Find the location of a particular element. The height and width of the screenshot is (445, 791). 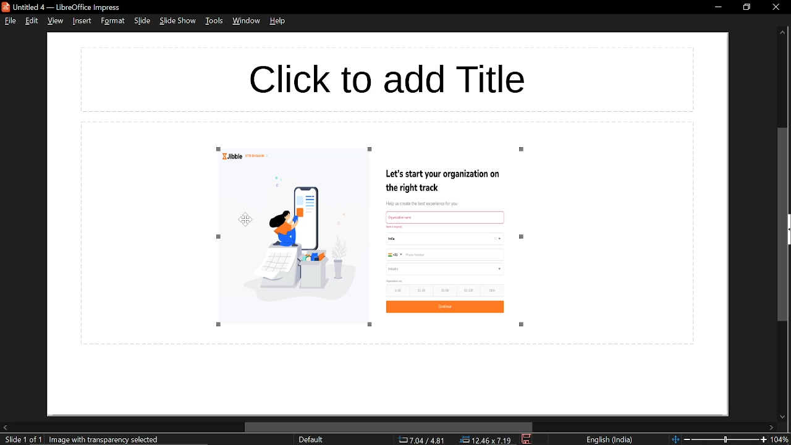

move left is located at coordinates (5, 428).